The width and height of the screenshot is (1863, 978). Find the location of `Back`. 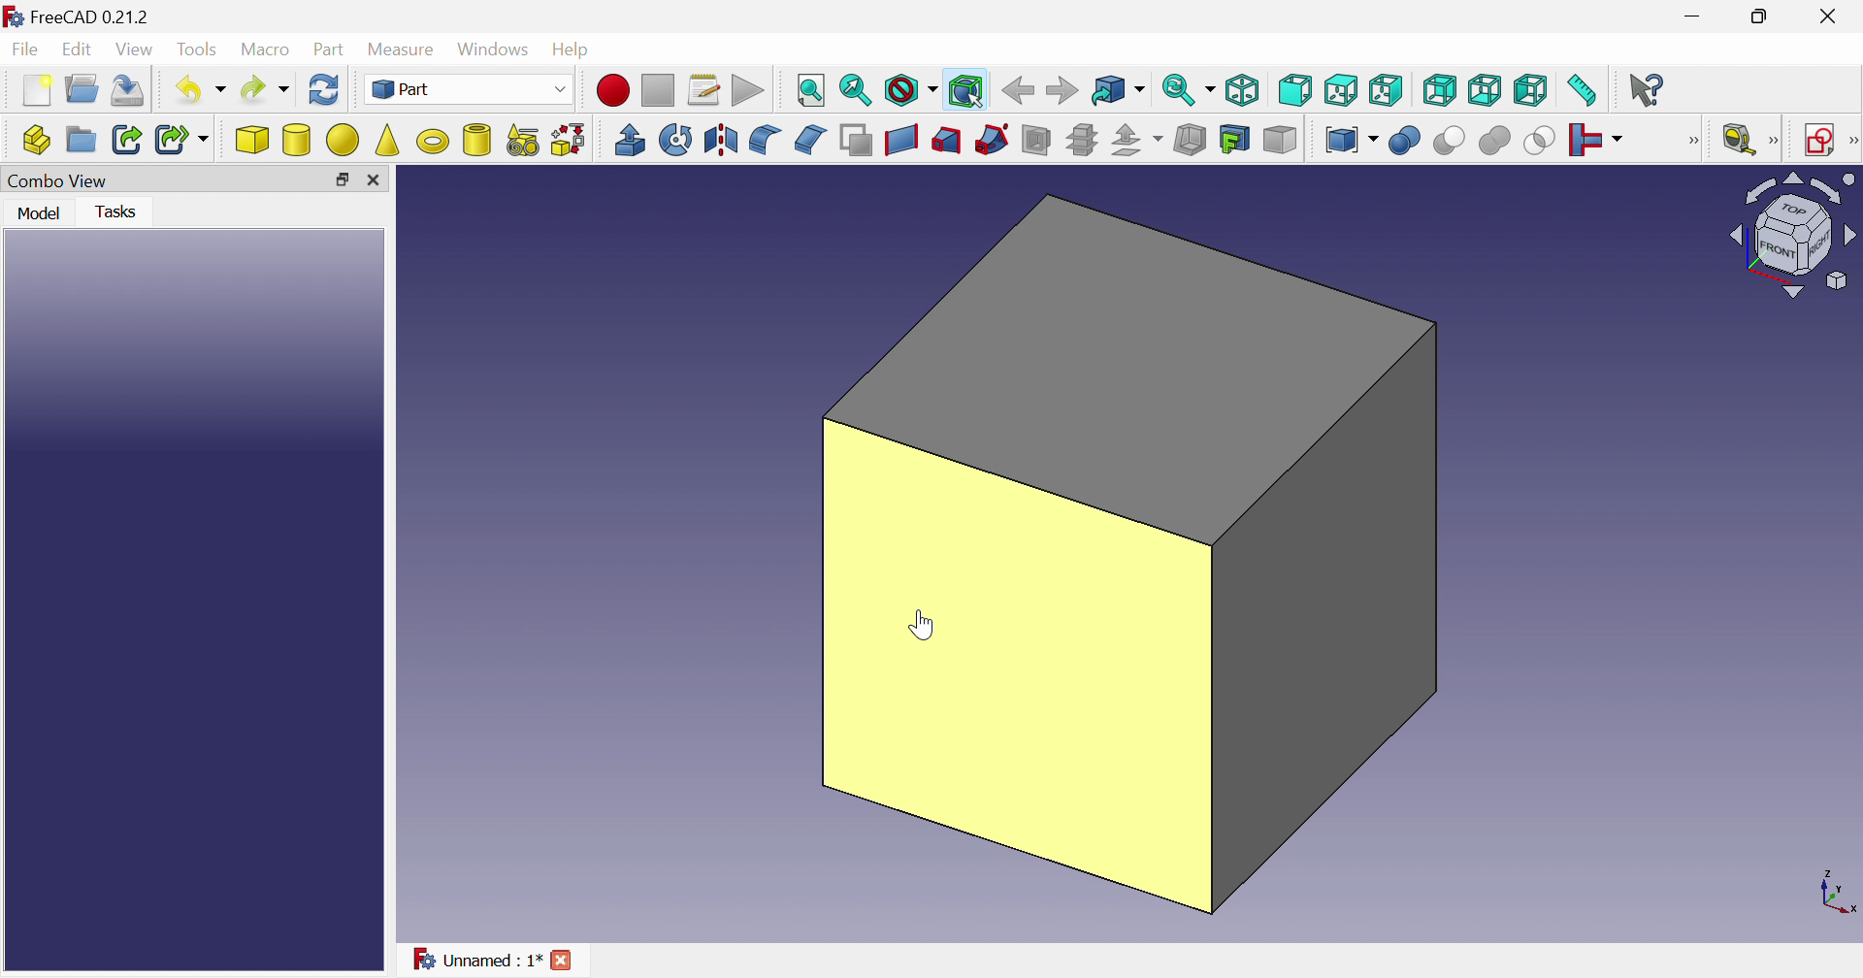

Back is located at coordinates (1018, 89).